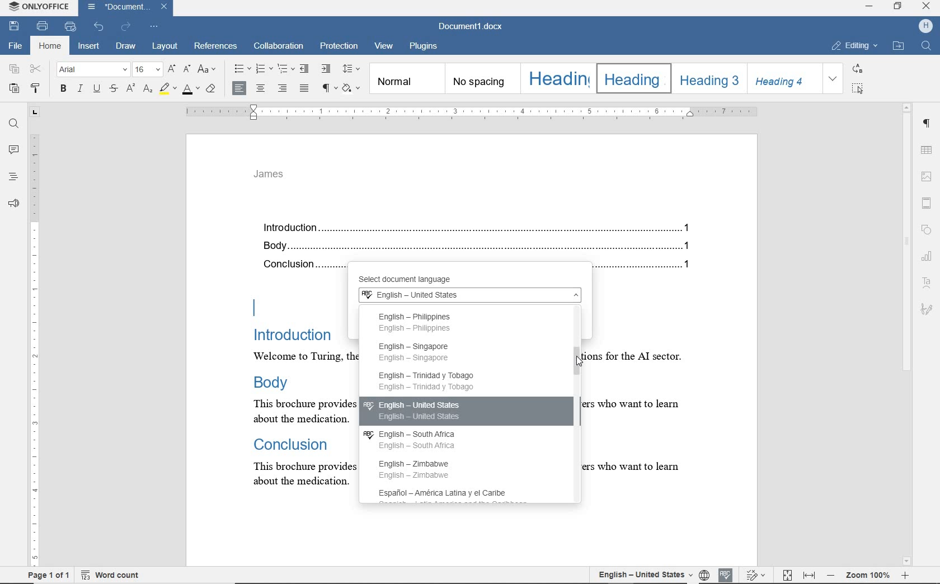 The image size is (940, 584). Describe the element at coordinates (70, 27) in the screenshot. I see `quick print` at that location.